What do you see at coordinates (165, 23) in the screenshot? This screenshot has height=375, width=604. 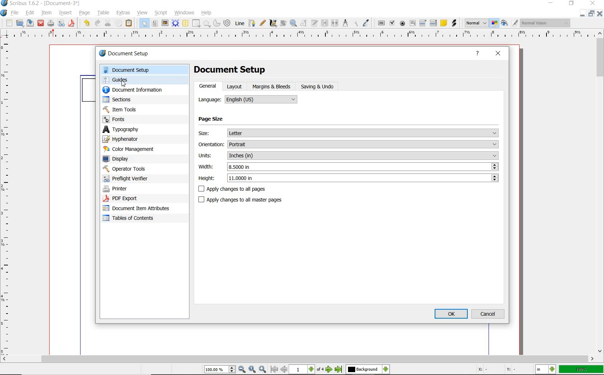 I see `image frame` at bounding box center [165, 23].